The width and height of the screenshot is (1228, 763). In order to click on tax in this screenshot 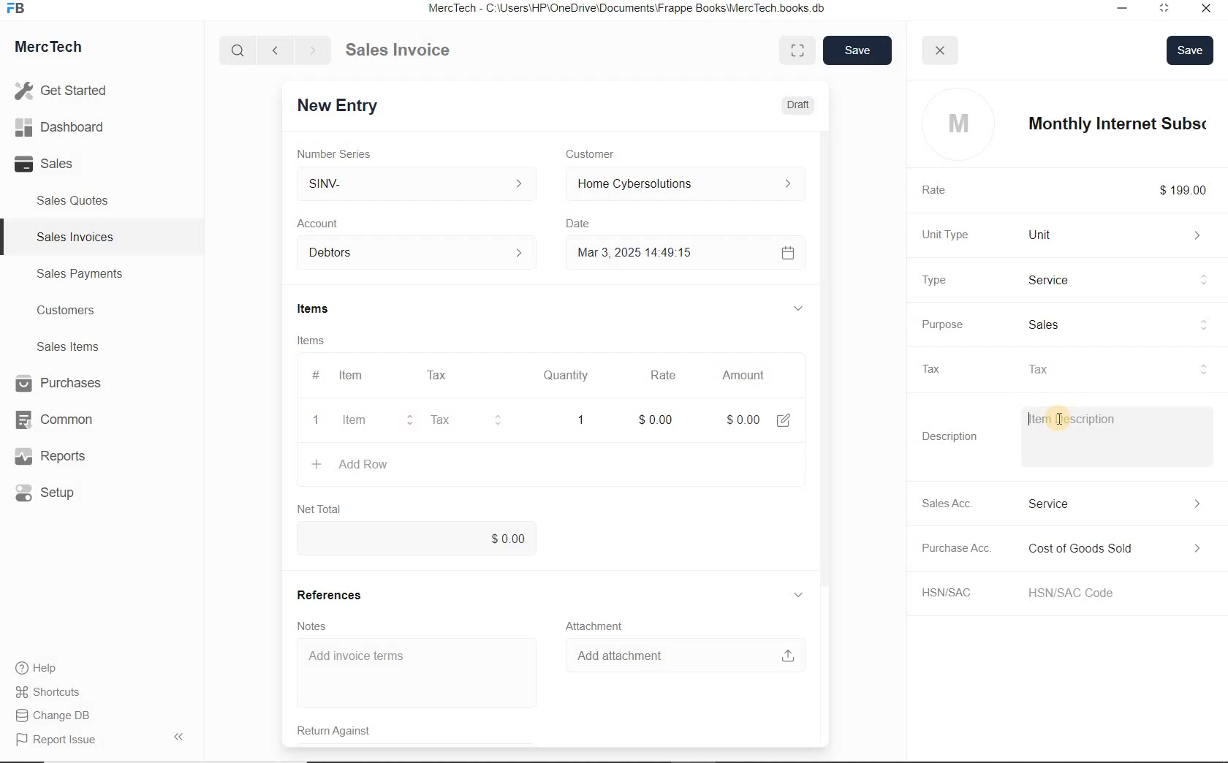, I will do `click(1109, 369)`.